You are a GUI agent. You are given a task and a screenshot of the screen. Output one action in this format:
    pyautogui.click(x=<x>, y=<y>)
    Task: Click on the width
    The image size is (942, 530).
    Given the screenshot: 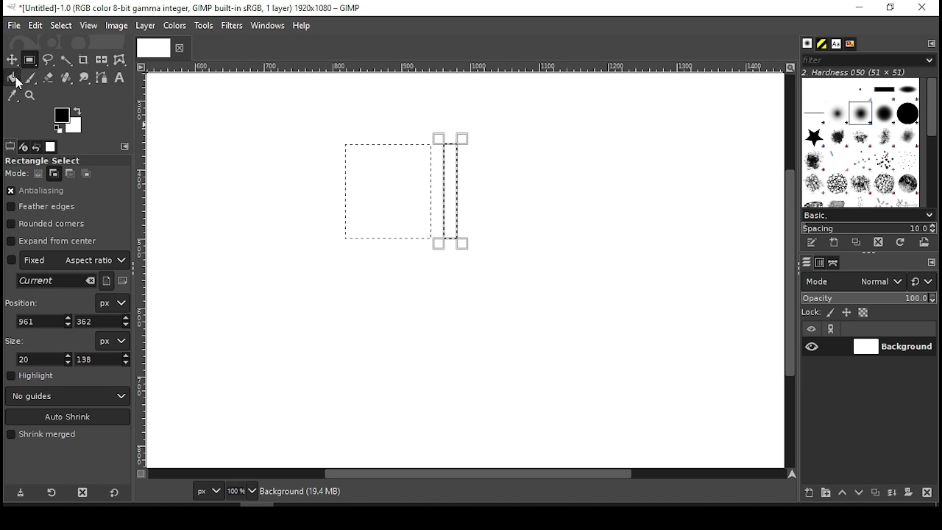 What is the action you would take?
    pyautogui.click(x=46, y=359)
    